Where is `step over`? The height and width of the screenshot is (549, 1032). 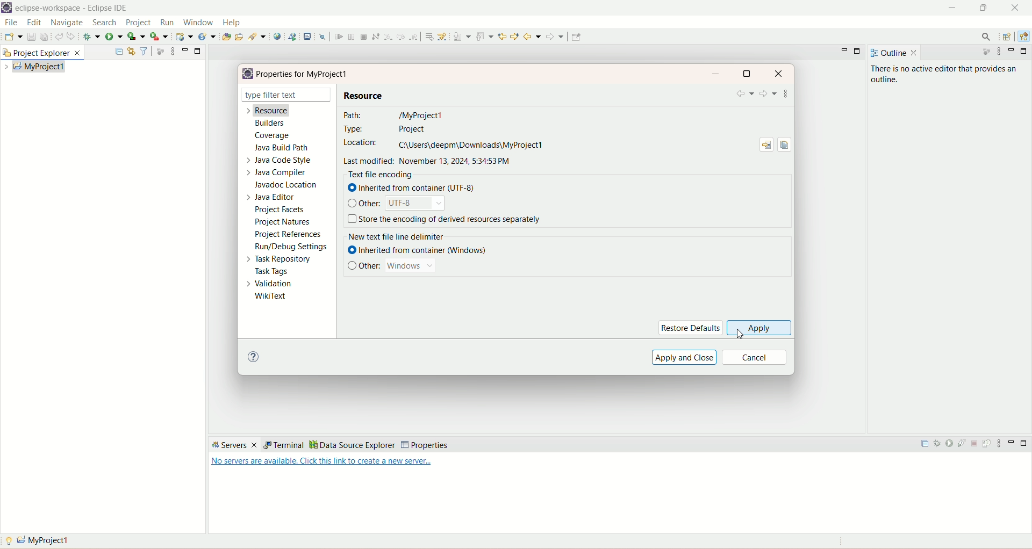
step over is located at coordinates (401, 37).